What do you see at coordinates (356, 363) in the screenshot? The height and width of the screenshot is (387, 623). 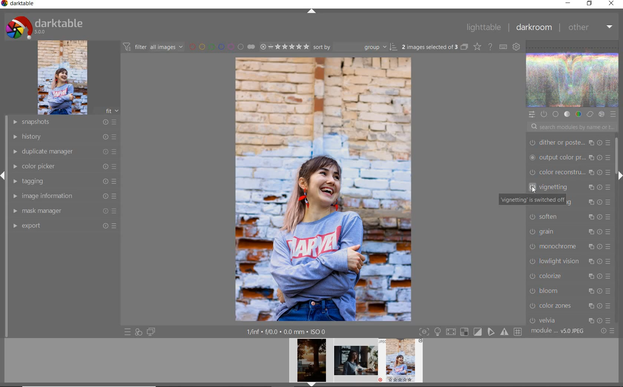 I see `image preview` at bounding box center [356, 363].